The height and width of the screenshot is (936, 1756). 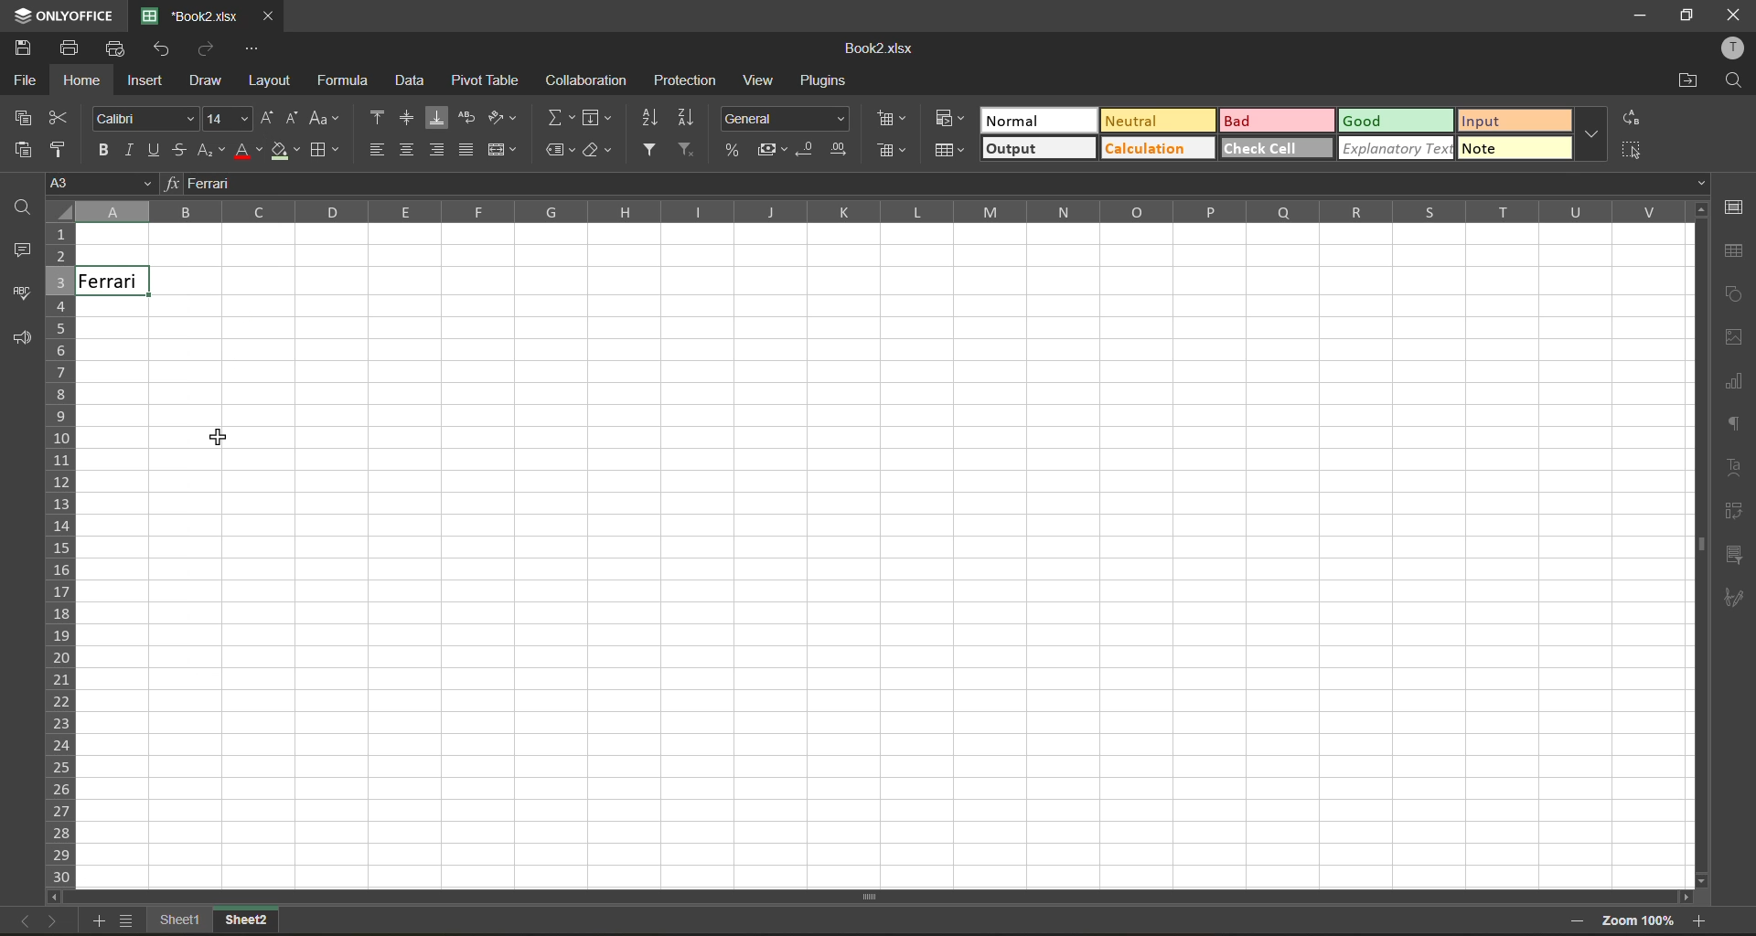 What do you see at coordinates (17, 208) in the screenshot?
I see `find` at bounding box center [17, 208].